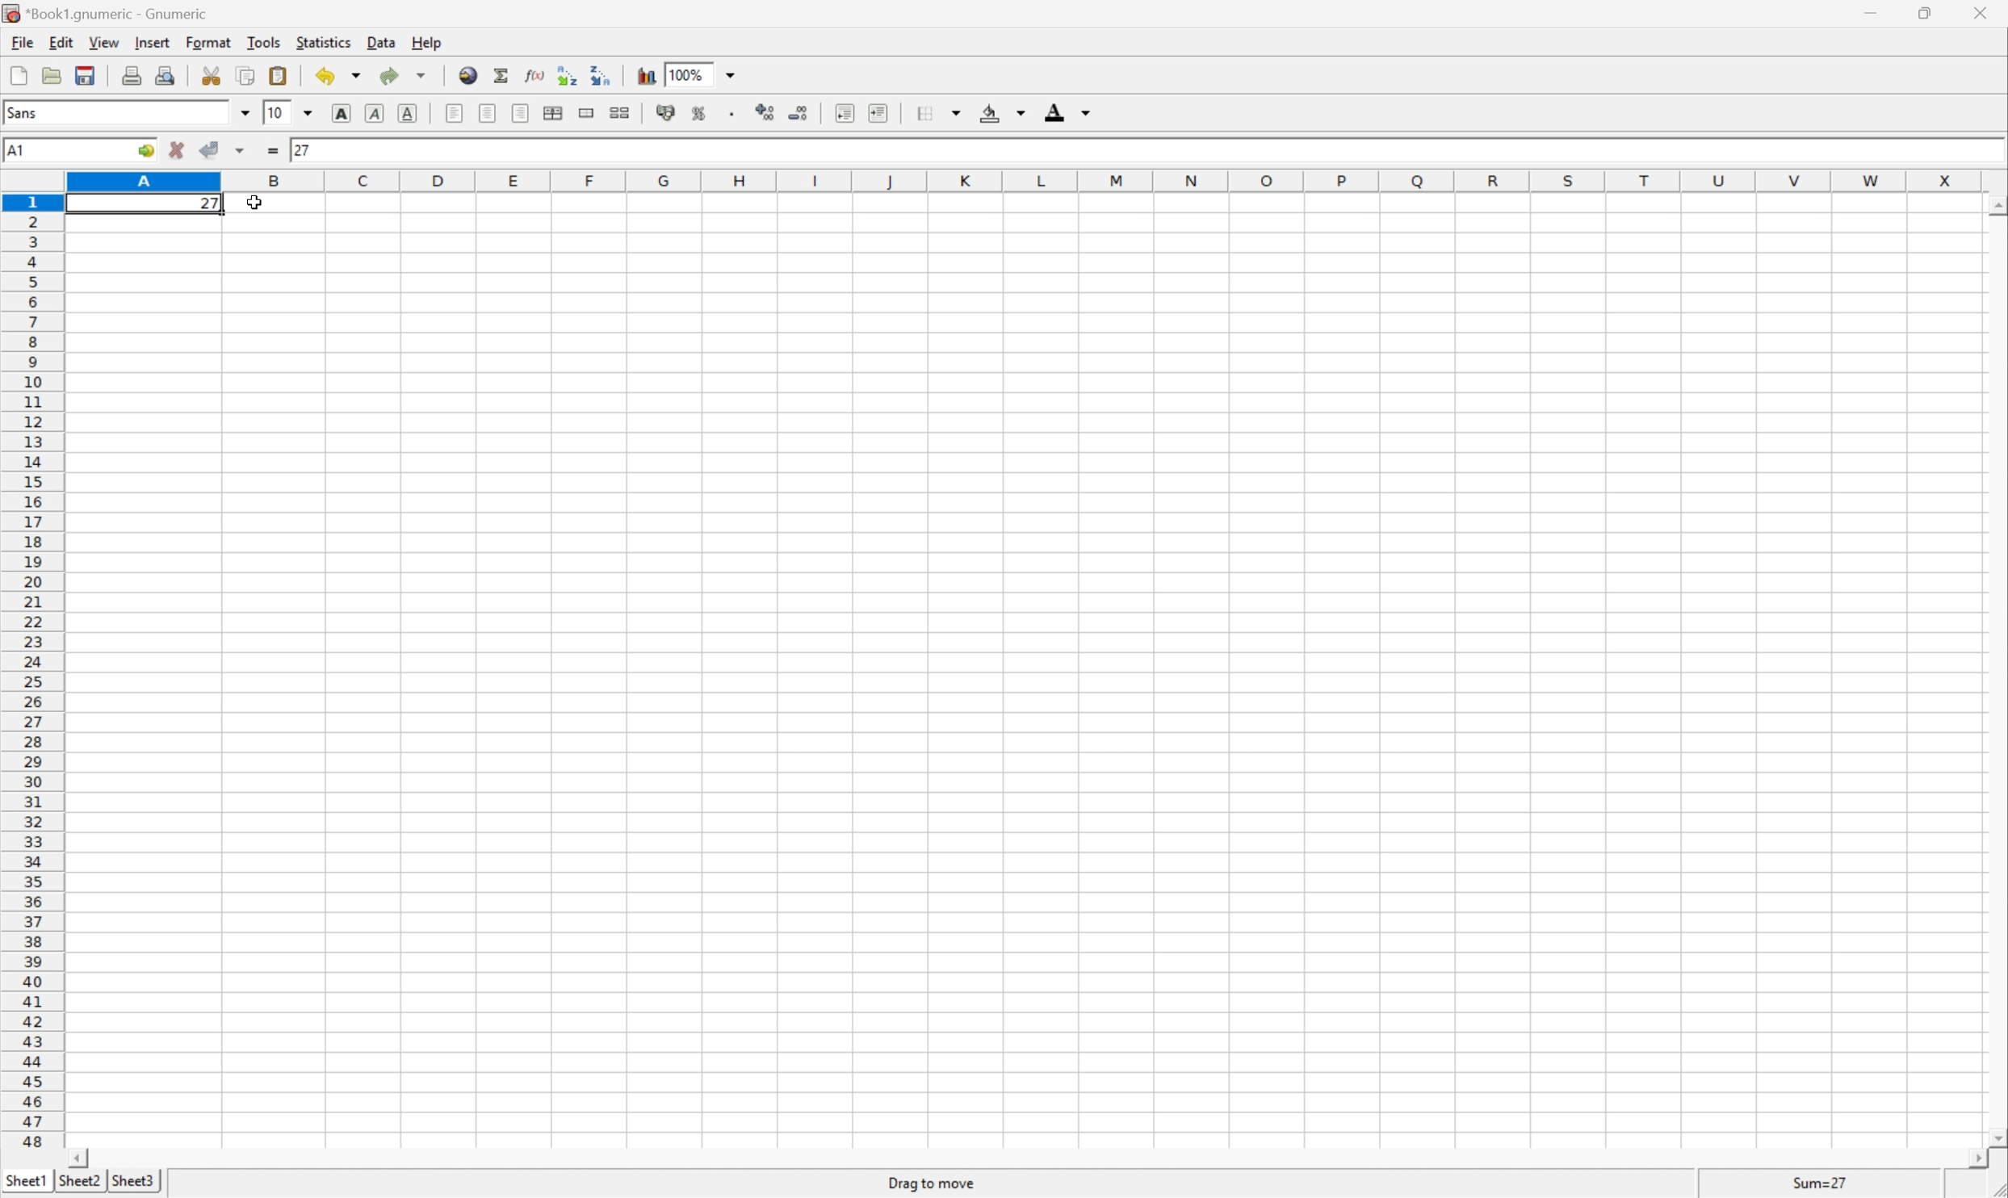 This screenshot has width=2008, height=1198. What do you see at coordinates (484, 111) in the screenshot?
I see `Center horizontally` at bounding box center [484, 111].